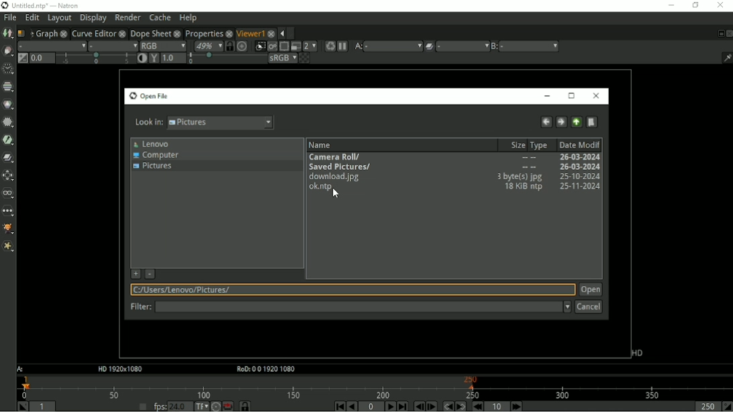  I want to click on Information bar, so click(724, 57).